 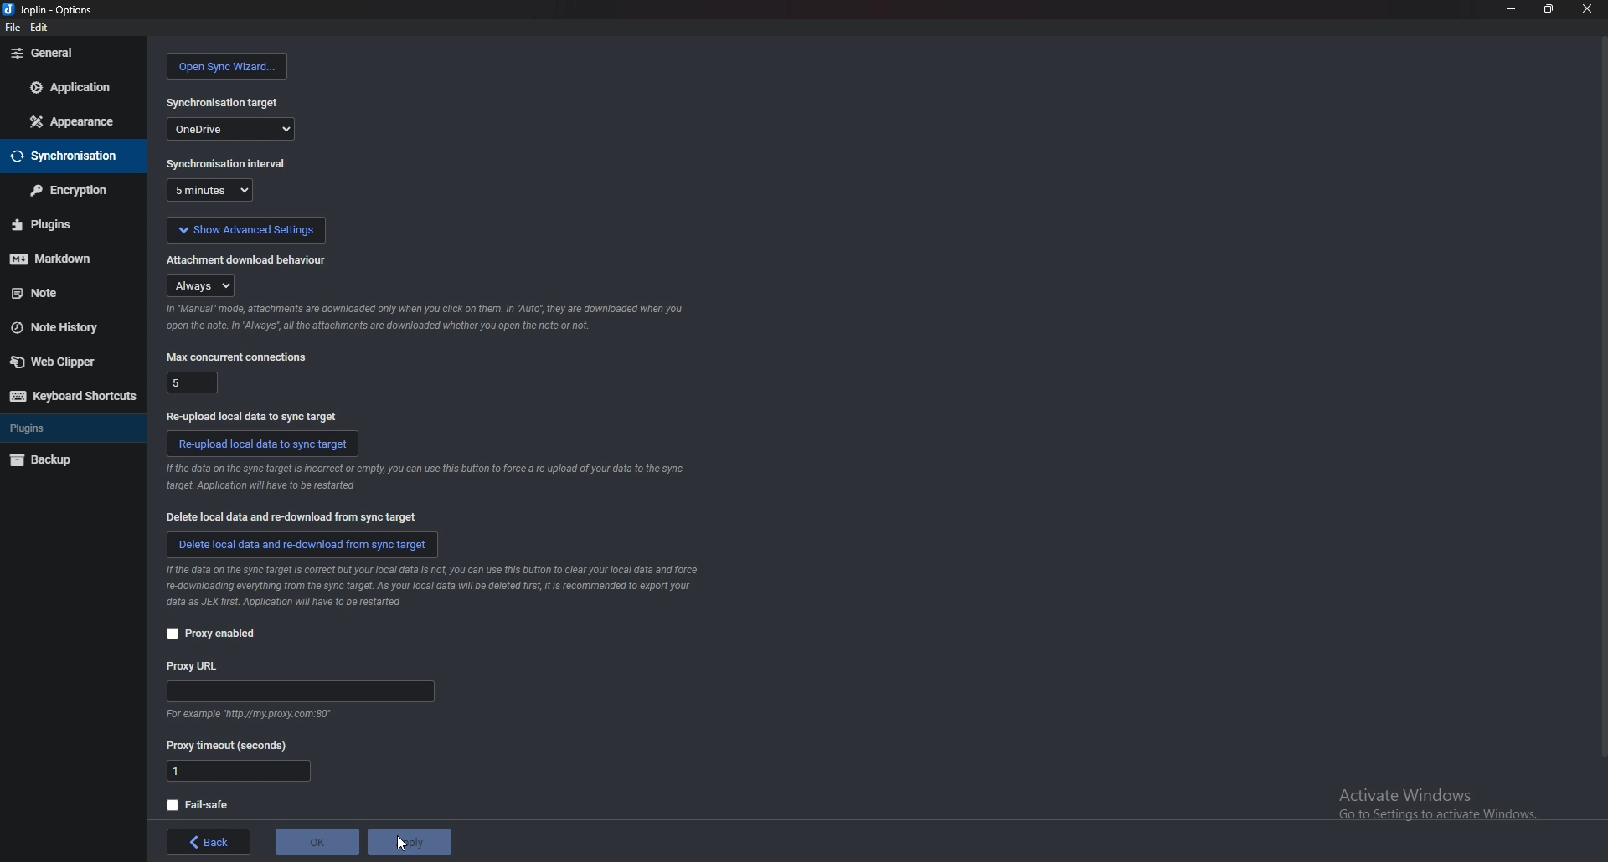 I want to click on web clipper, so click(x=67, y=362).